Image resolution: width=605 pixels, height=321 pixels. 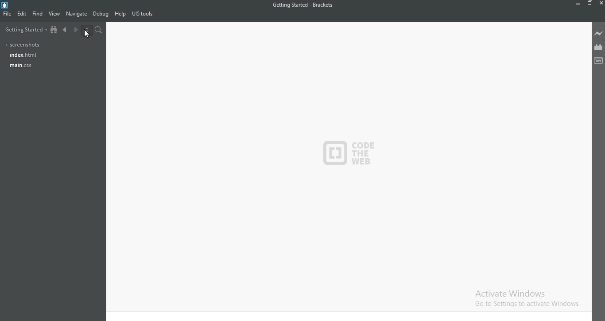 I want to click on toolbox, so click(x=599, y=61).